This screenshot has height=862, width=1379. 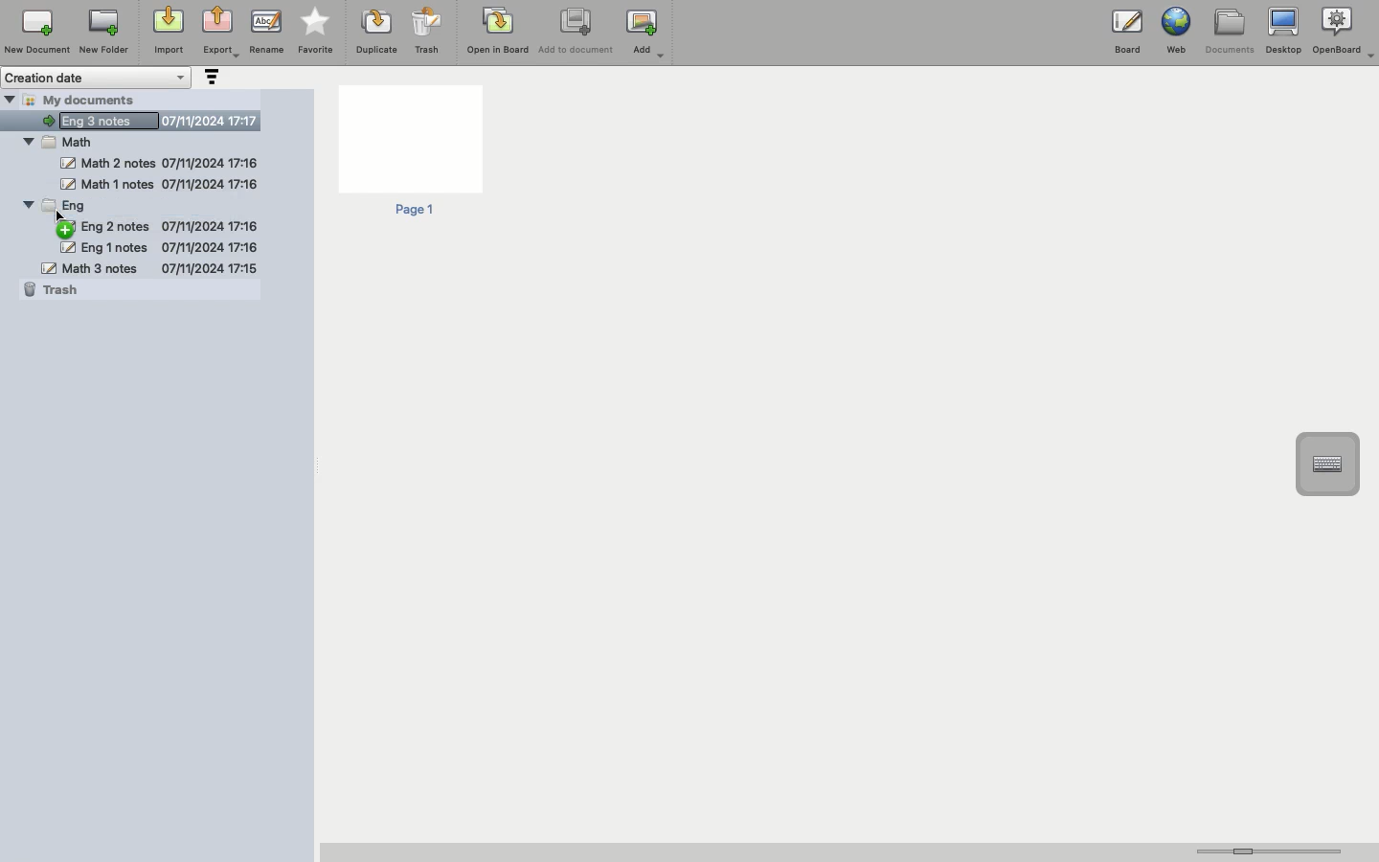 I want to click on Duplicate, so click(x=374, y=32).